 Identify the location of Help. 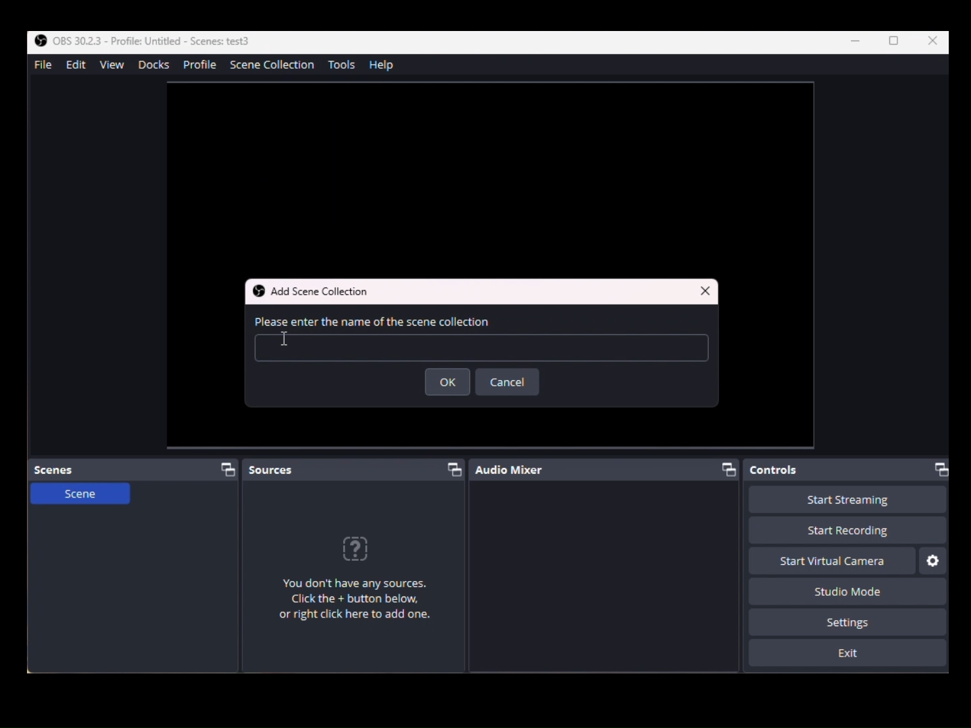
(385, 65).